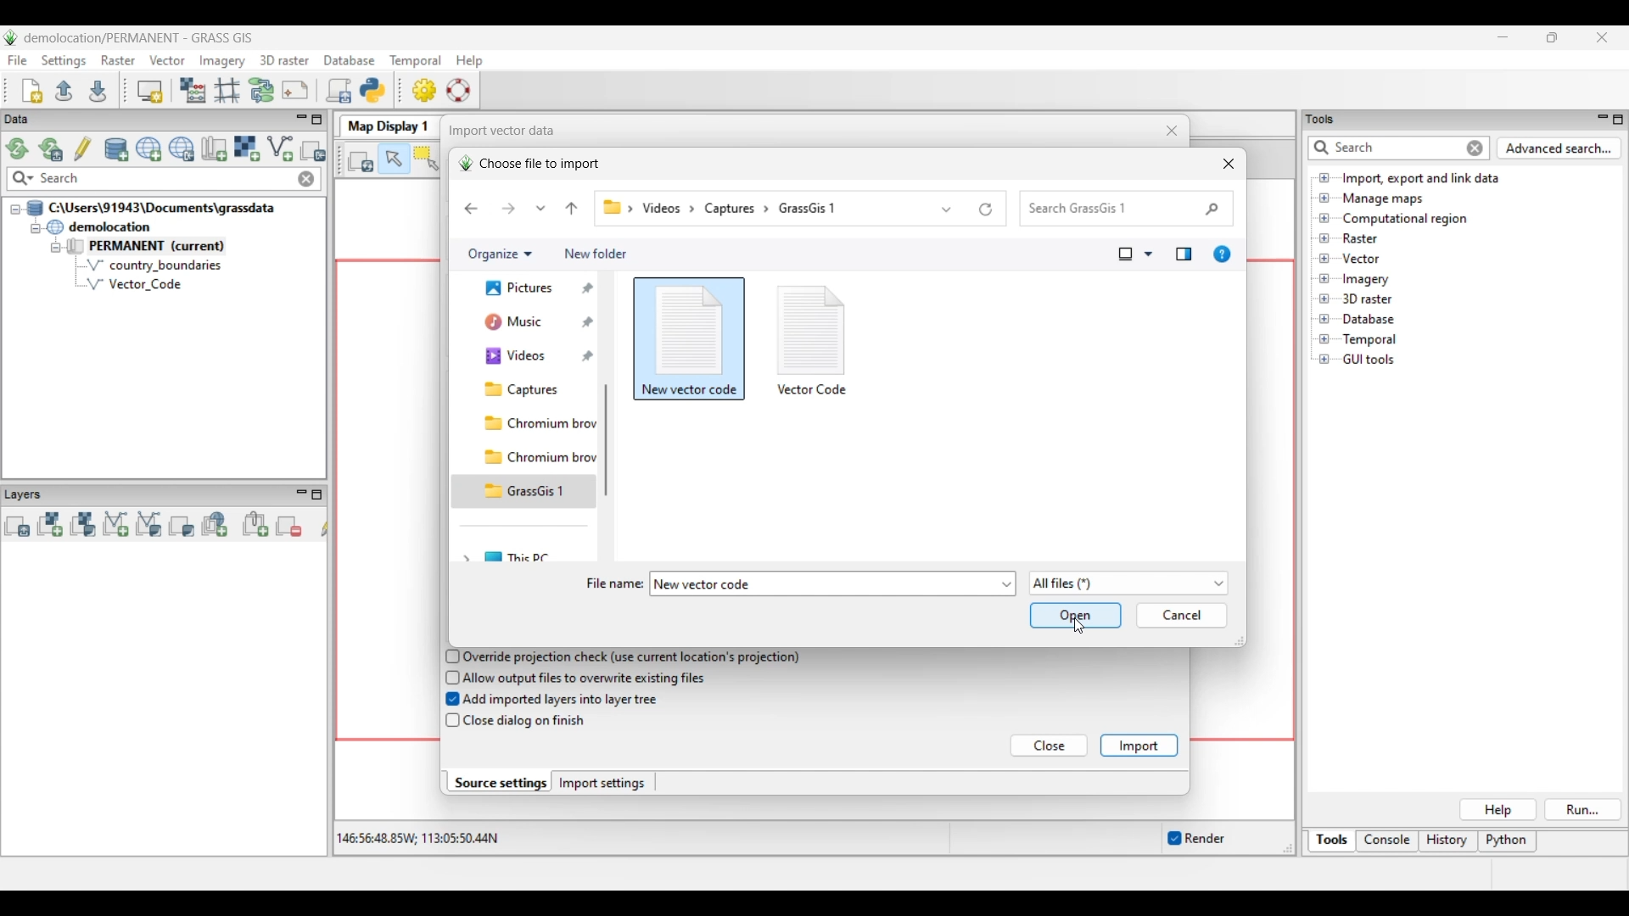 The height and width of the screenshot is (916, 1629). I want to click on Click to open files under Import, export and link data, so click(1324, 177).